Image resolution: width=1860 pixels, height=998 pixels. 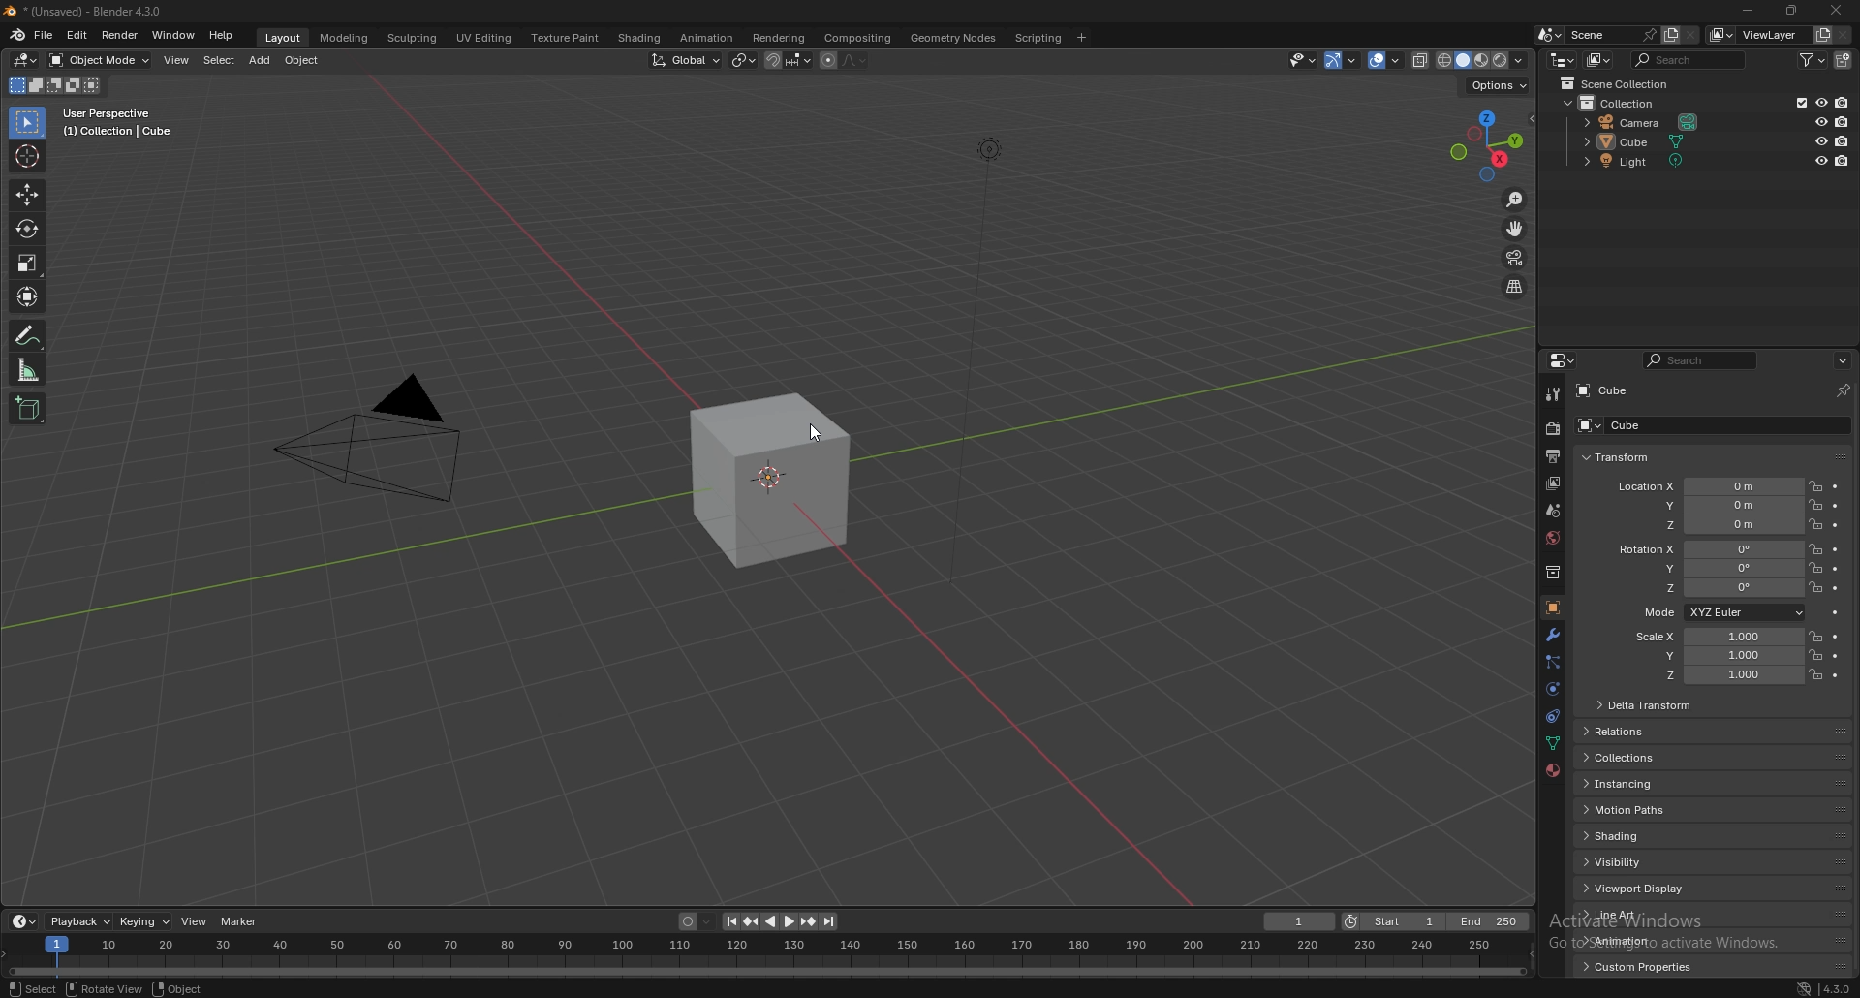 What do you see at coordinates (1646, 121) in the screenshot?
I see `camera` at bounding box center [1646, 121].